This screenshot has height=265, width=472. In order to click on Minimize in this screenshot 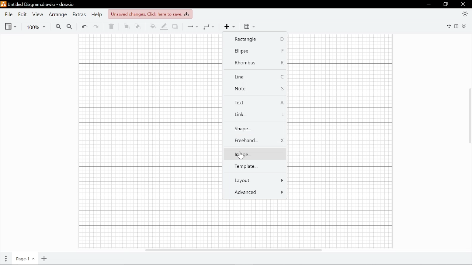, I will do `click(428, 4)`.